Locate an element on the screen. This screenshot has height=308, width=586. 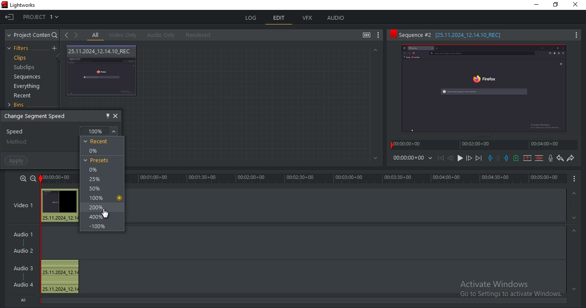
maximize is located at coordinates (558, 5).